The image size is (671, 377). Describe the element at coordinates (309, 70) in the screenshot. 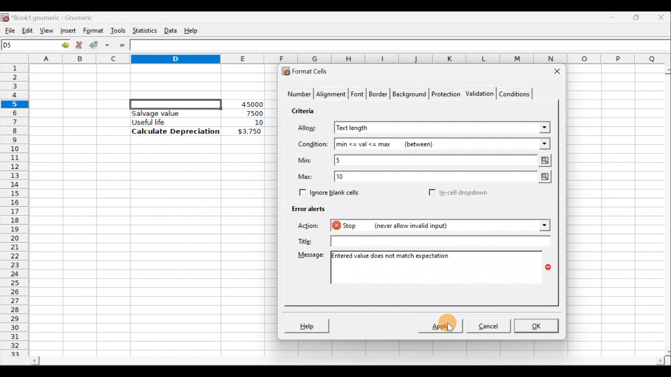

I see `Format cells` at that location.